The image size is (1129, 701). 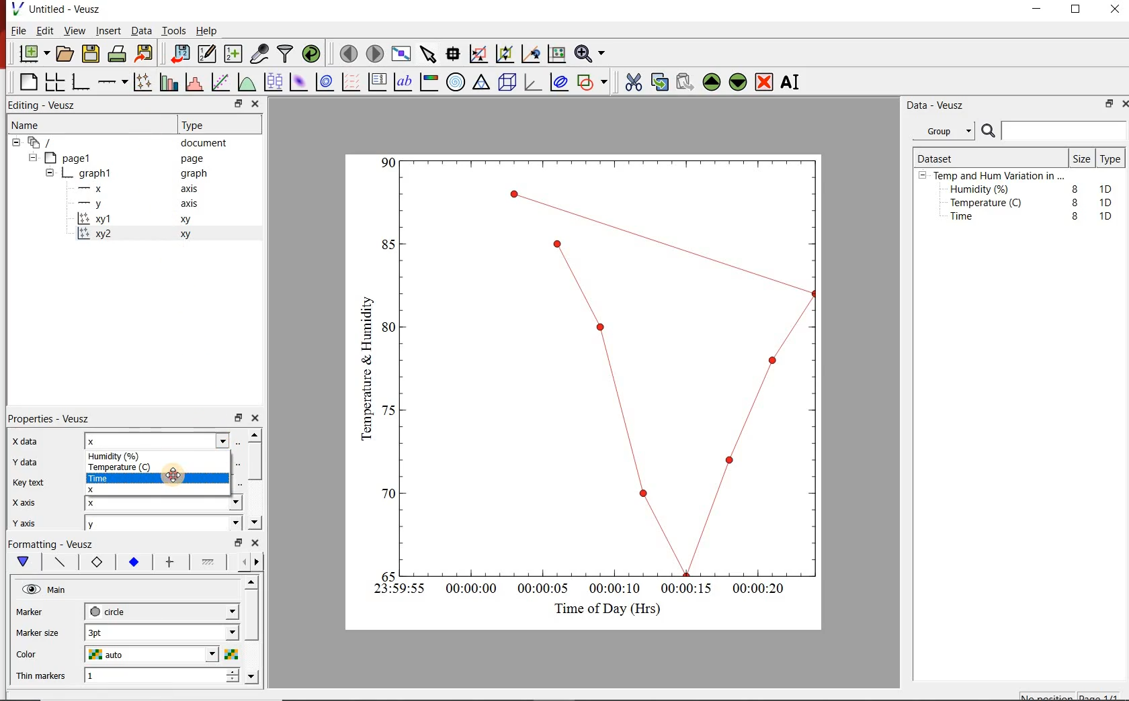 What do you see at coordinates (38, 126) in the screenshot?
I see `Name` at bounding box center [38, 126].